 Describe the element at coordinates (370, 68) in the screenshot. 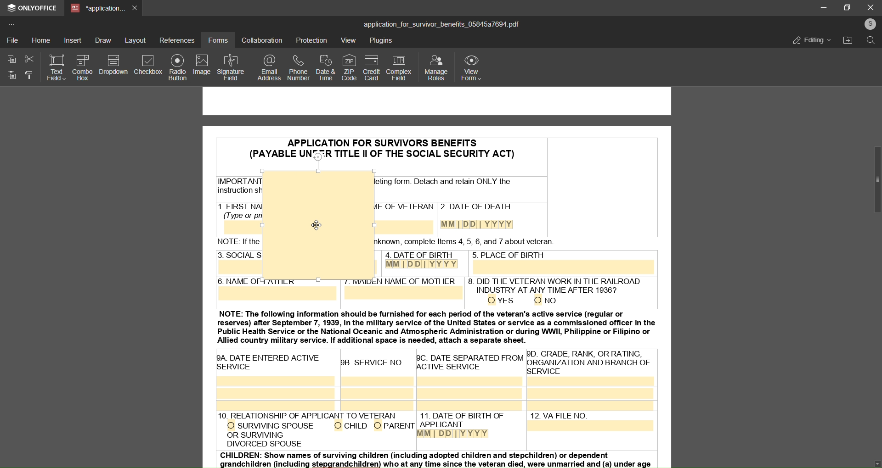

I see `credit card` at that location.